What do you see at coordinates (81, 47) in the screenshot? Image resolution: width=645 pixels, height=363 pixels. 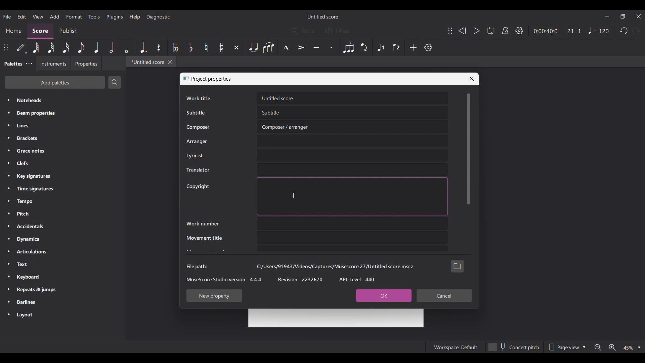 I see `8th note` at bounding box center [81, 47].